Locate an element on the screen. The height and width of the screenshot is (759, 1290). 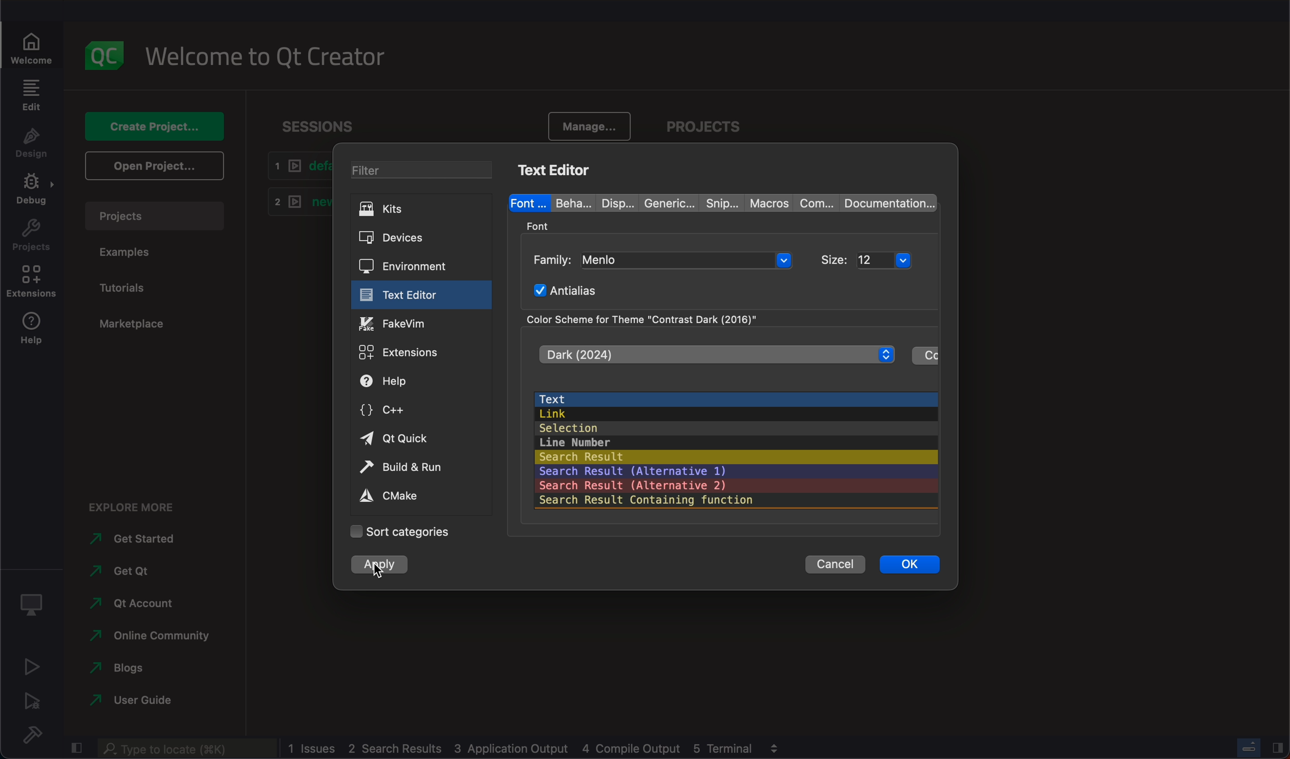
Menlo is located at coordinates (687, 261).